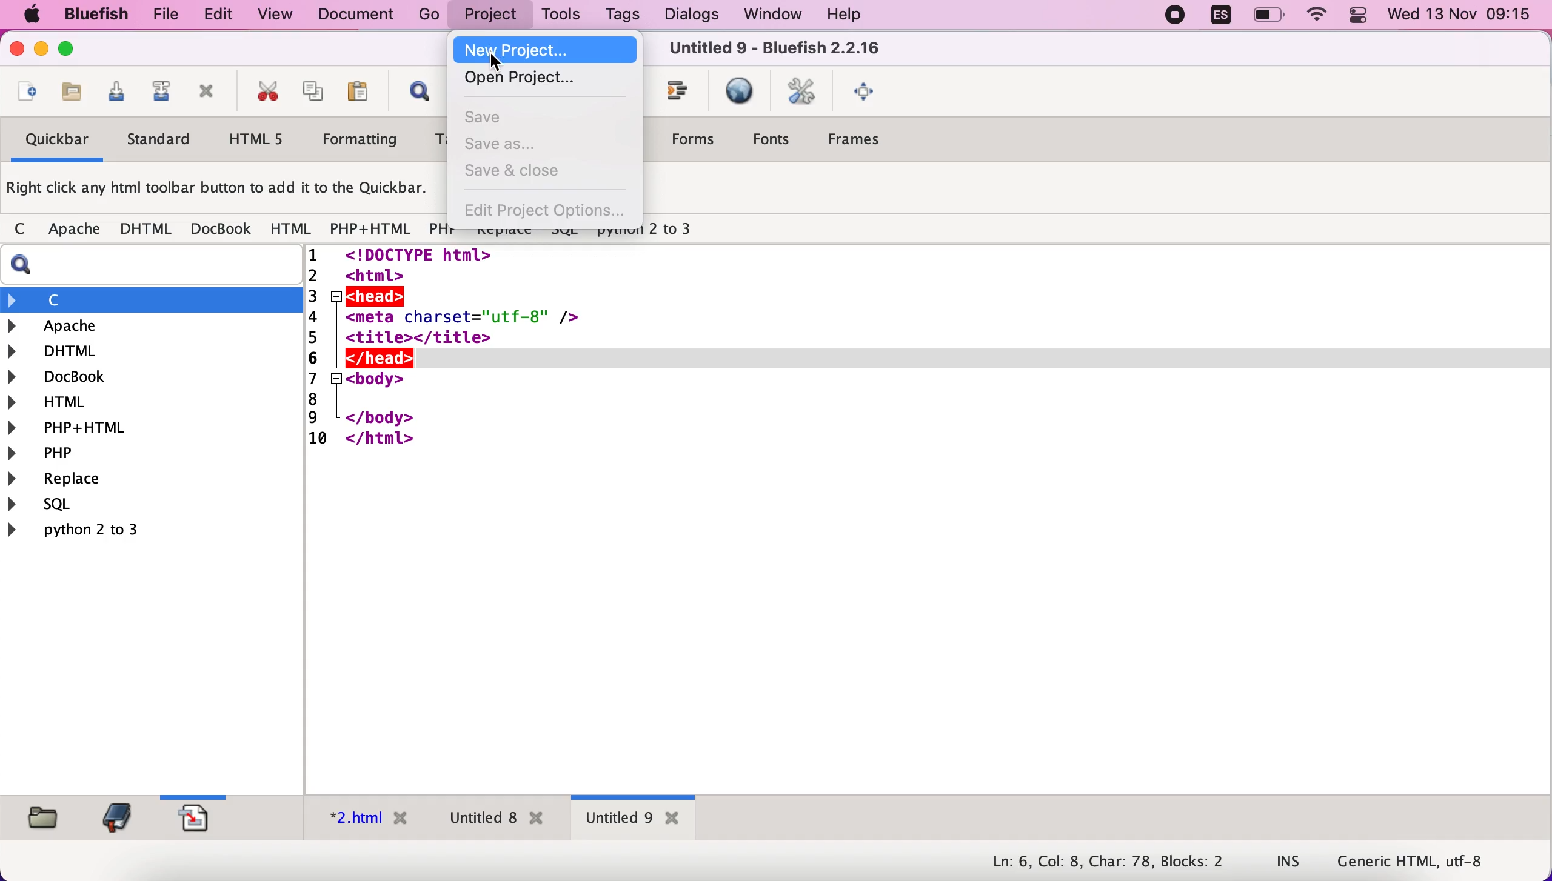 This screenshot has width=1552, height=881. Describe the element at coordinates (515, 145) in the screenshot. I see `save as` at that location.